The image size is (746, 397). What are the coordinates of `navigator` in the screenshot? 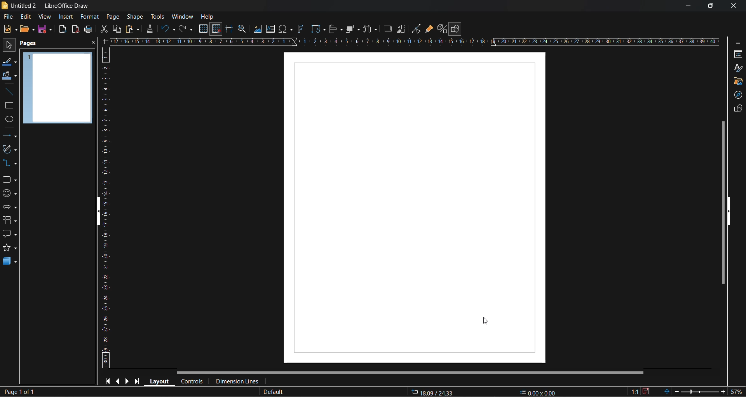 It's located at (737, 95).